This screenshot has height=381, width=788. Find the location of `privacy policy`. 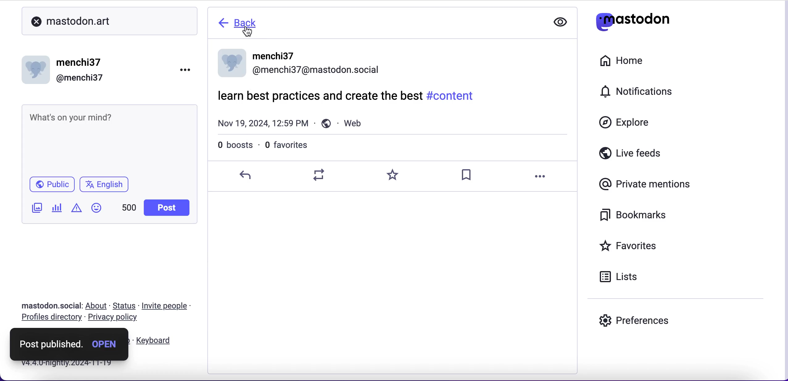

privacy policy is located at coordinates (115, 319).